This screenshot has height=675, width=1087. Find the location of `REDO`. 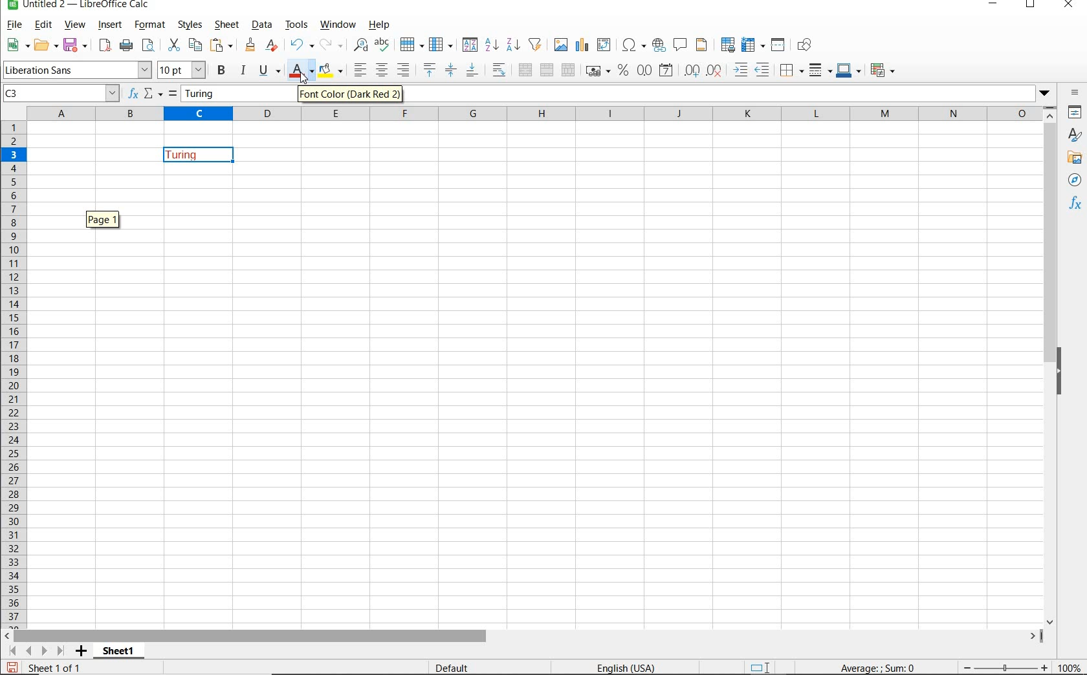

REDO is located at coordinates (333, 47).